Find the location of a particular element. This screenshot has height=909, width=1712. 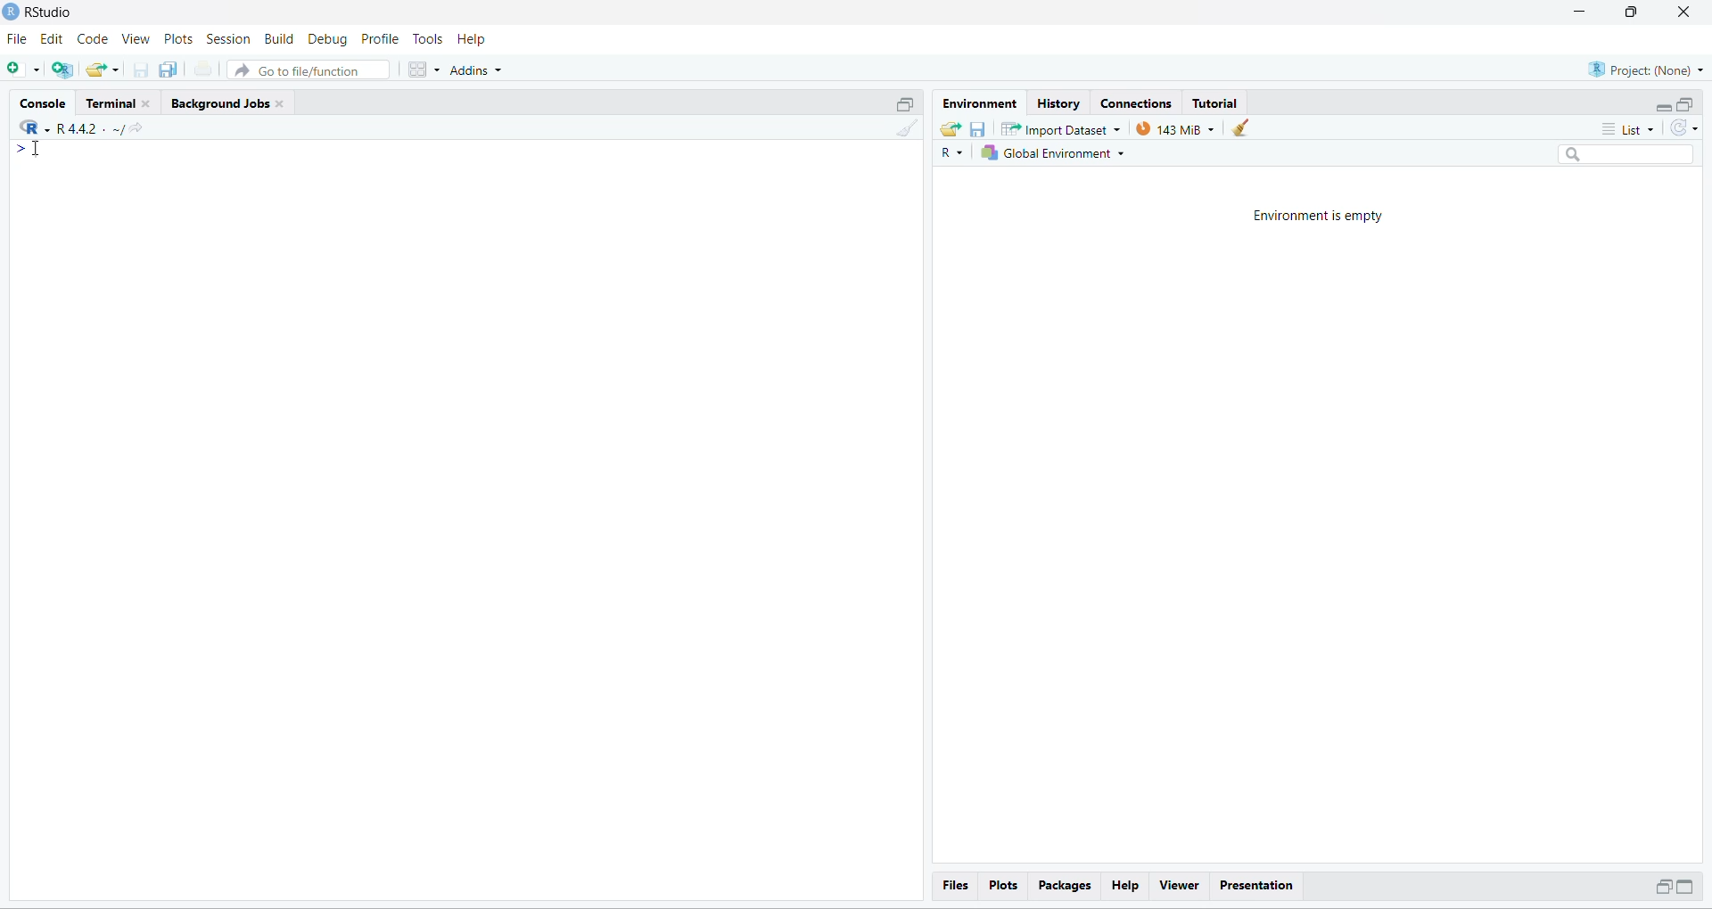

project (none) is located at coordinates (1645, 70).